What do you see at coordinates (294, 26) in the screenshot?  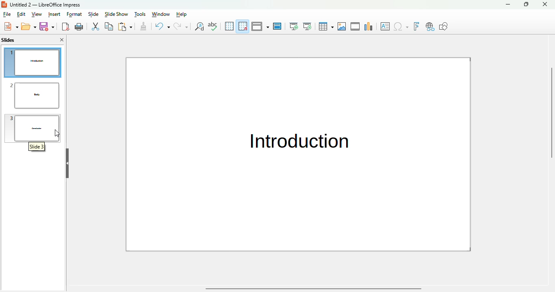 I see `start from first slide` at bounding box center [294, 26].